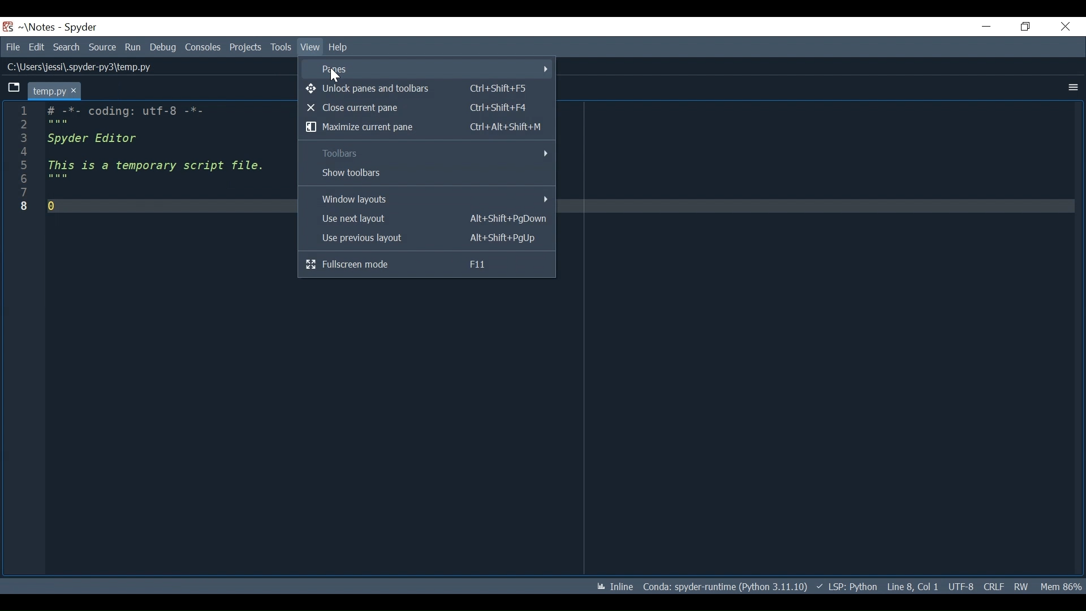 This screenshot has width=1086, height=611. Describe the element at coordinates (847, 586) in the screenshot. I see `) v LSP: Python` at that location.